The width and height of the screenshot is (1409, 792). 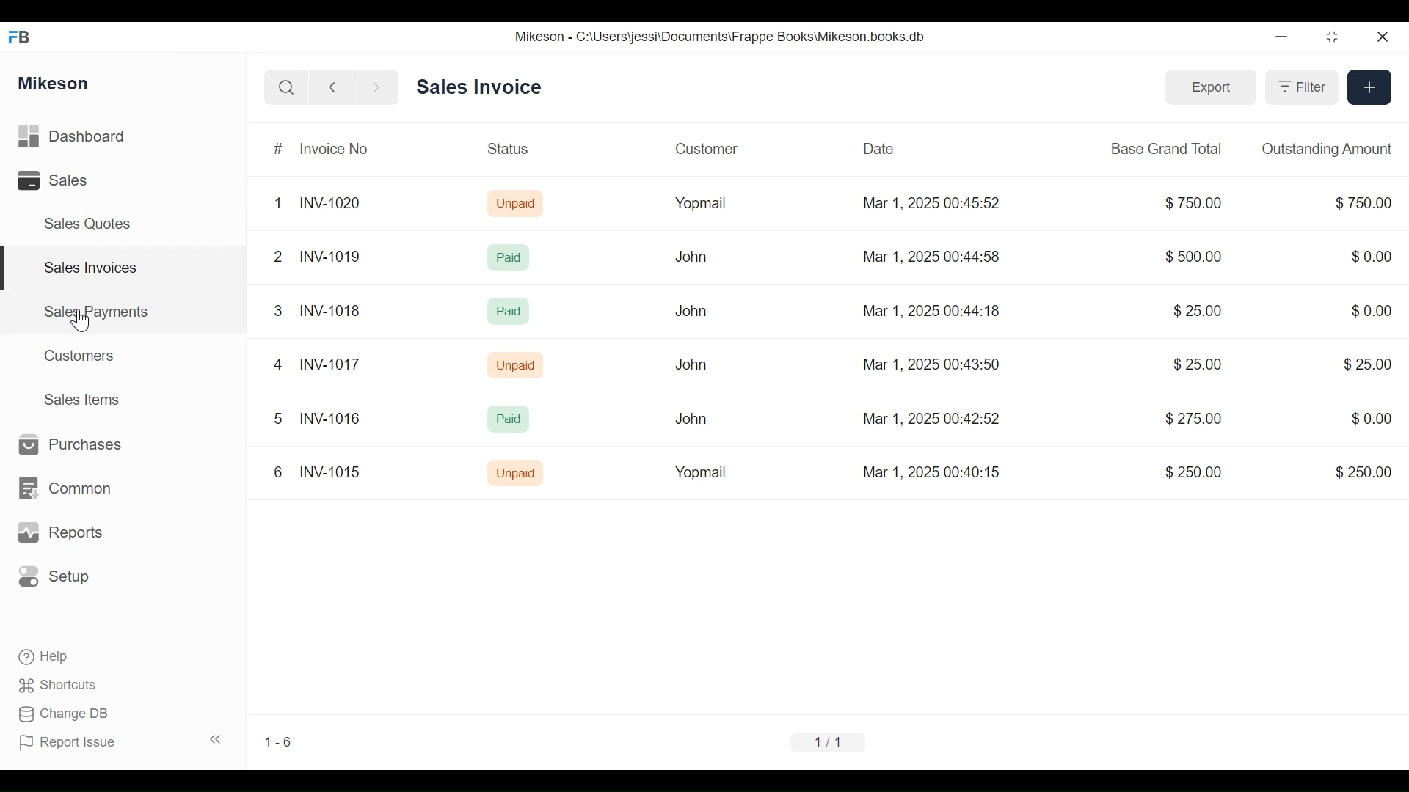 I want to click on Sales, so click(x=51, y=182).